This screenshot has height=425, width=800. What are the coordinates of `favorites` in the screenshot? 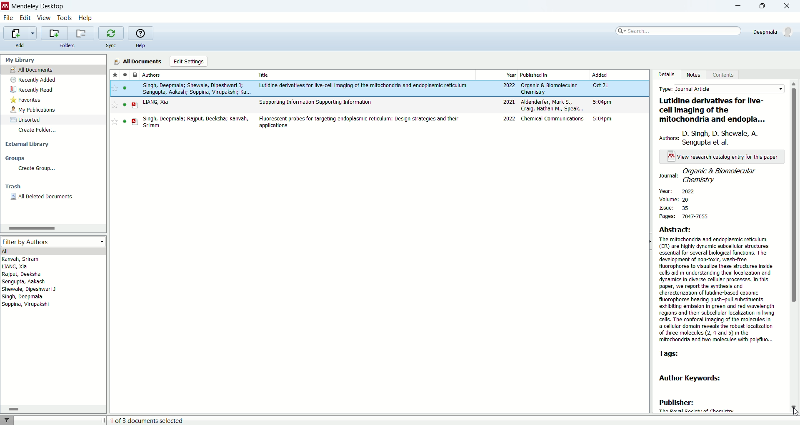 It's located at (115, 74).